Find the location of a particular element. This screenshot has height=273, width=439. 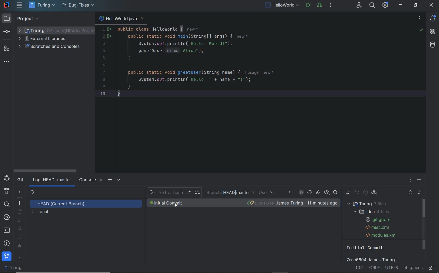

ENABLE GIT LOG INDEXING is located at coordinates (301, 192).